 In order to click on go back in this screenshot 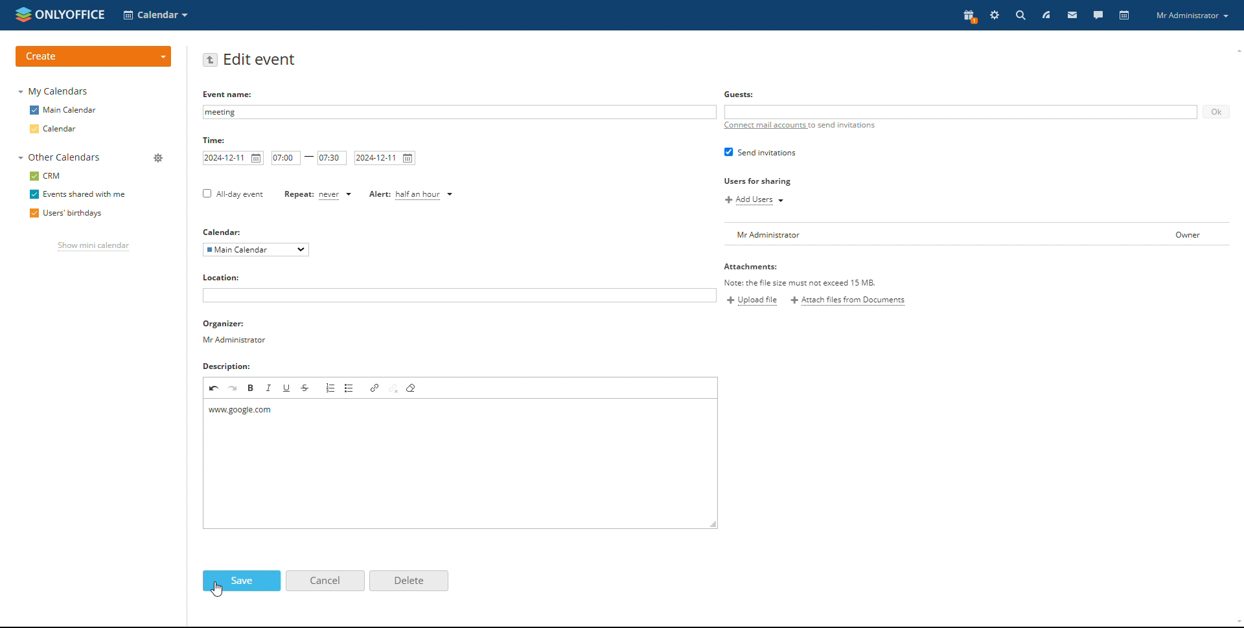, I will do `click(210, 60)`.